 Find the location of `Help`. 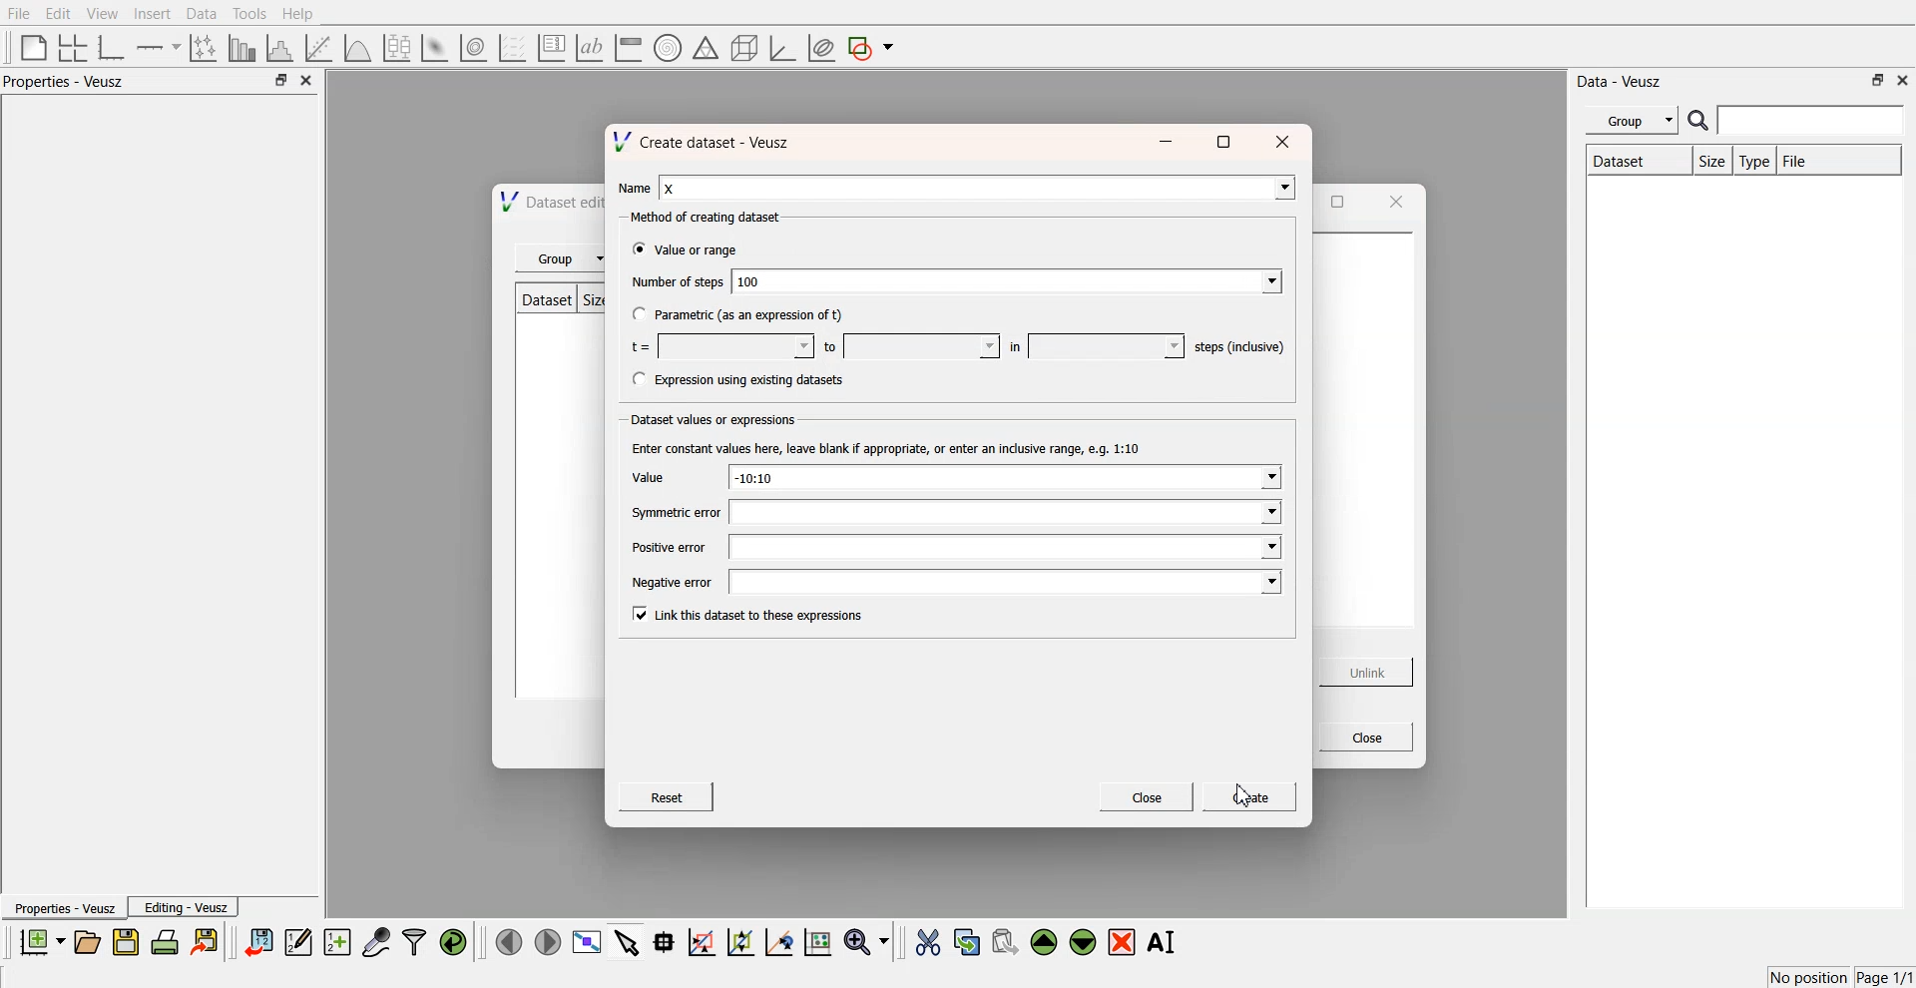

Help is located at coordinates (304, 16).